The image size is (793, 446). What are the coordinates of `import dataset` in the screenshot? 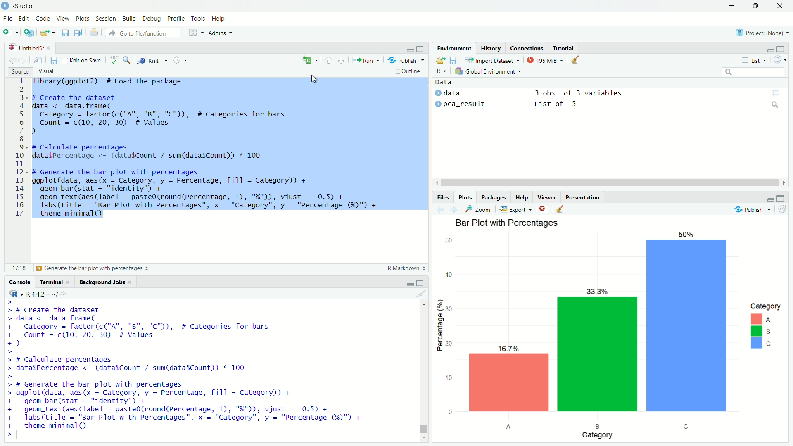 It's located at (494, 60).